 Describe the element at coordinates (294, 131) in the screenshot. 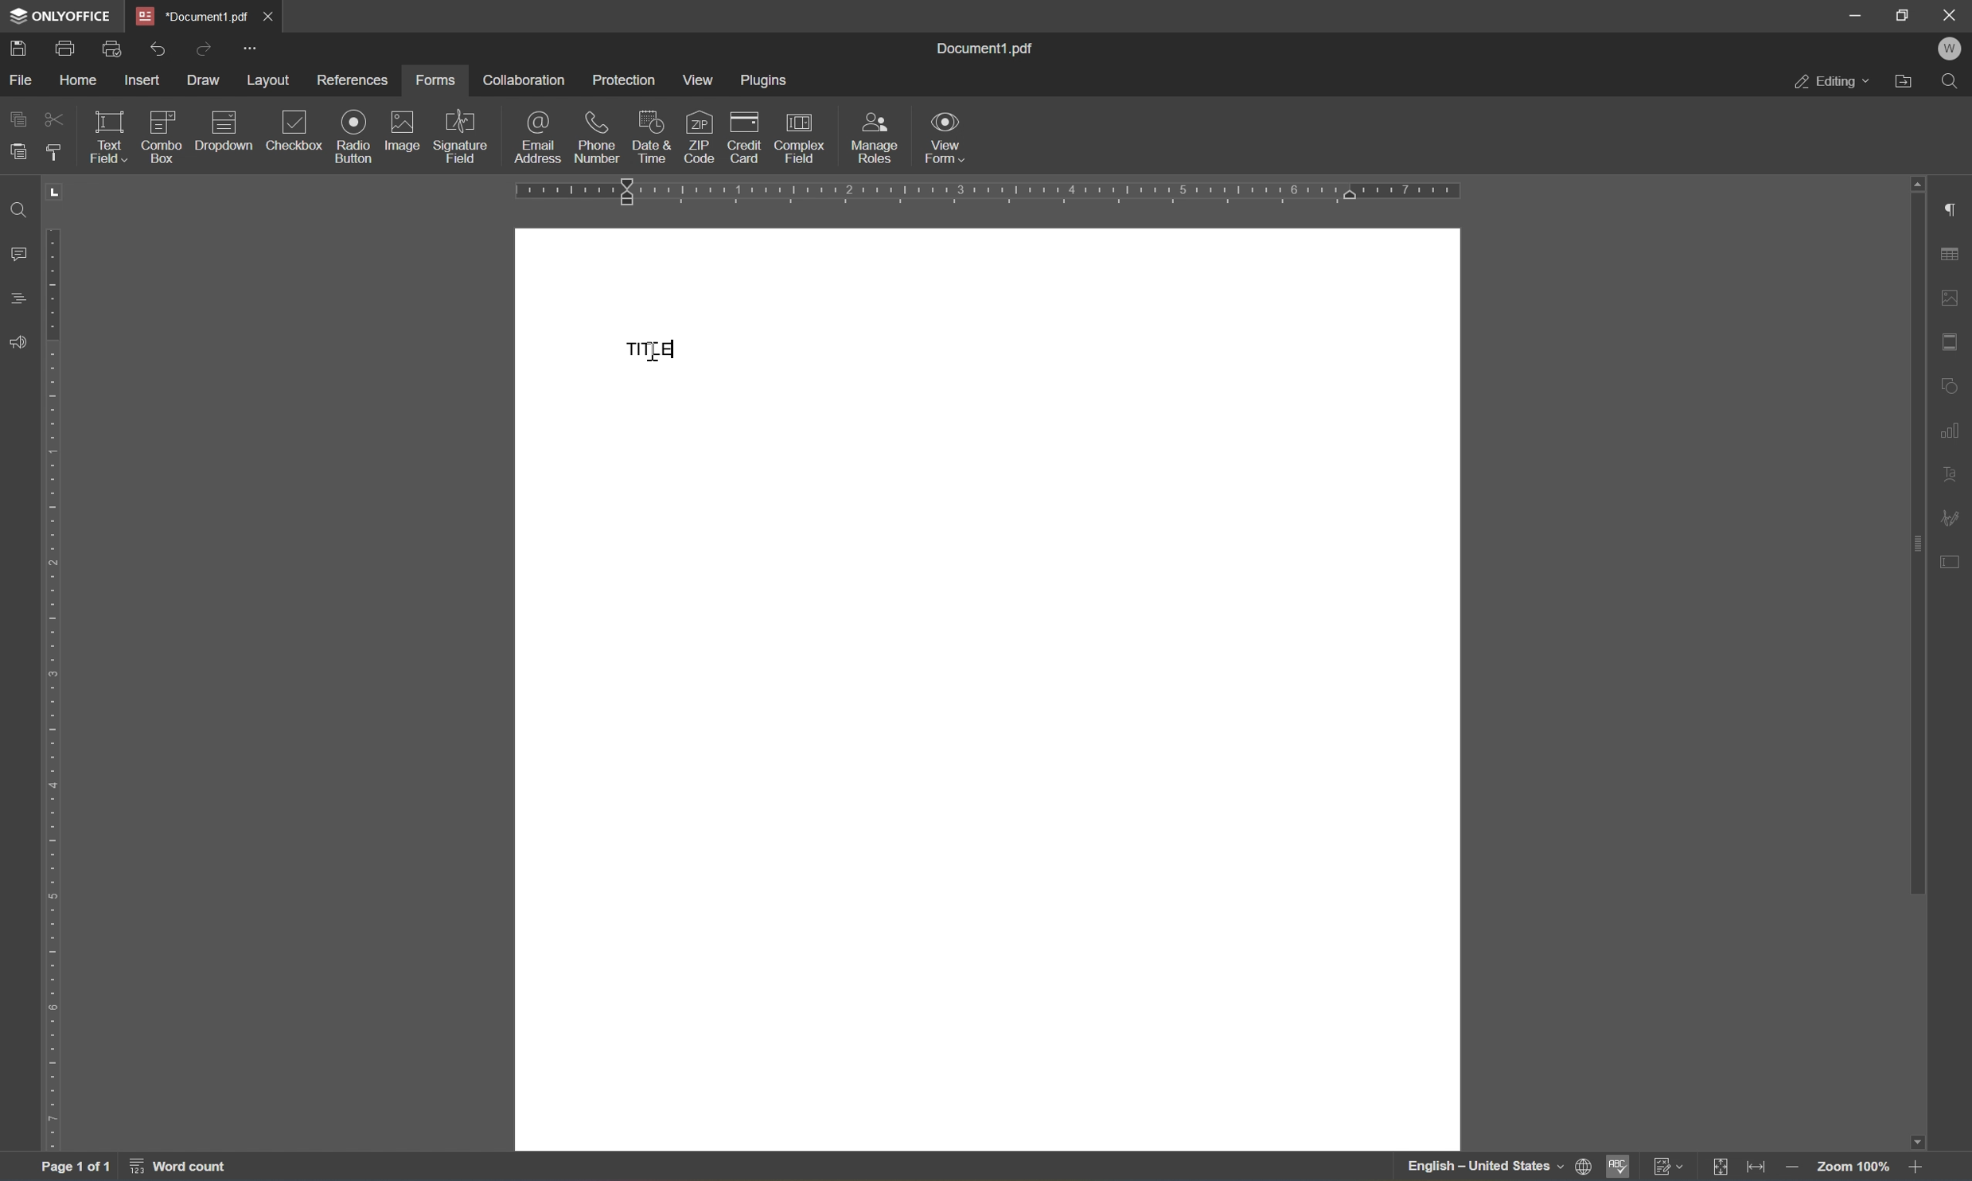

I see `checkbox` at that location.